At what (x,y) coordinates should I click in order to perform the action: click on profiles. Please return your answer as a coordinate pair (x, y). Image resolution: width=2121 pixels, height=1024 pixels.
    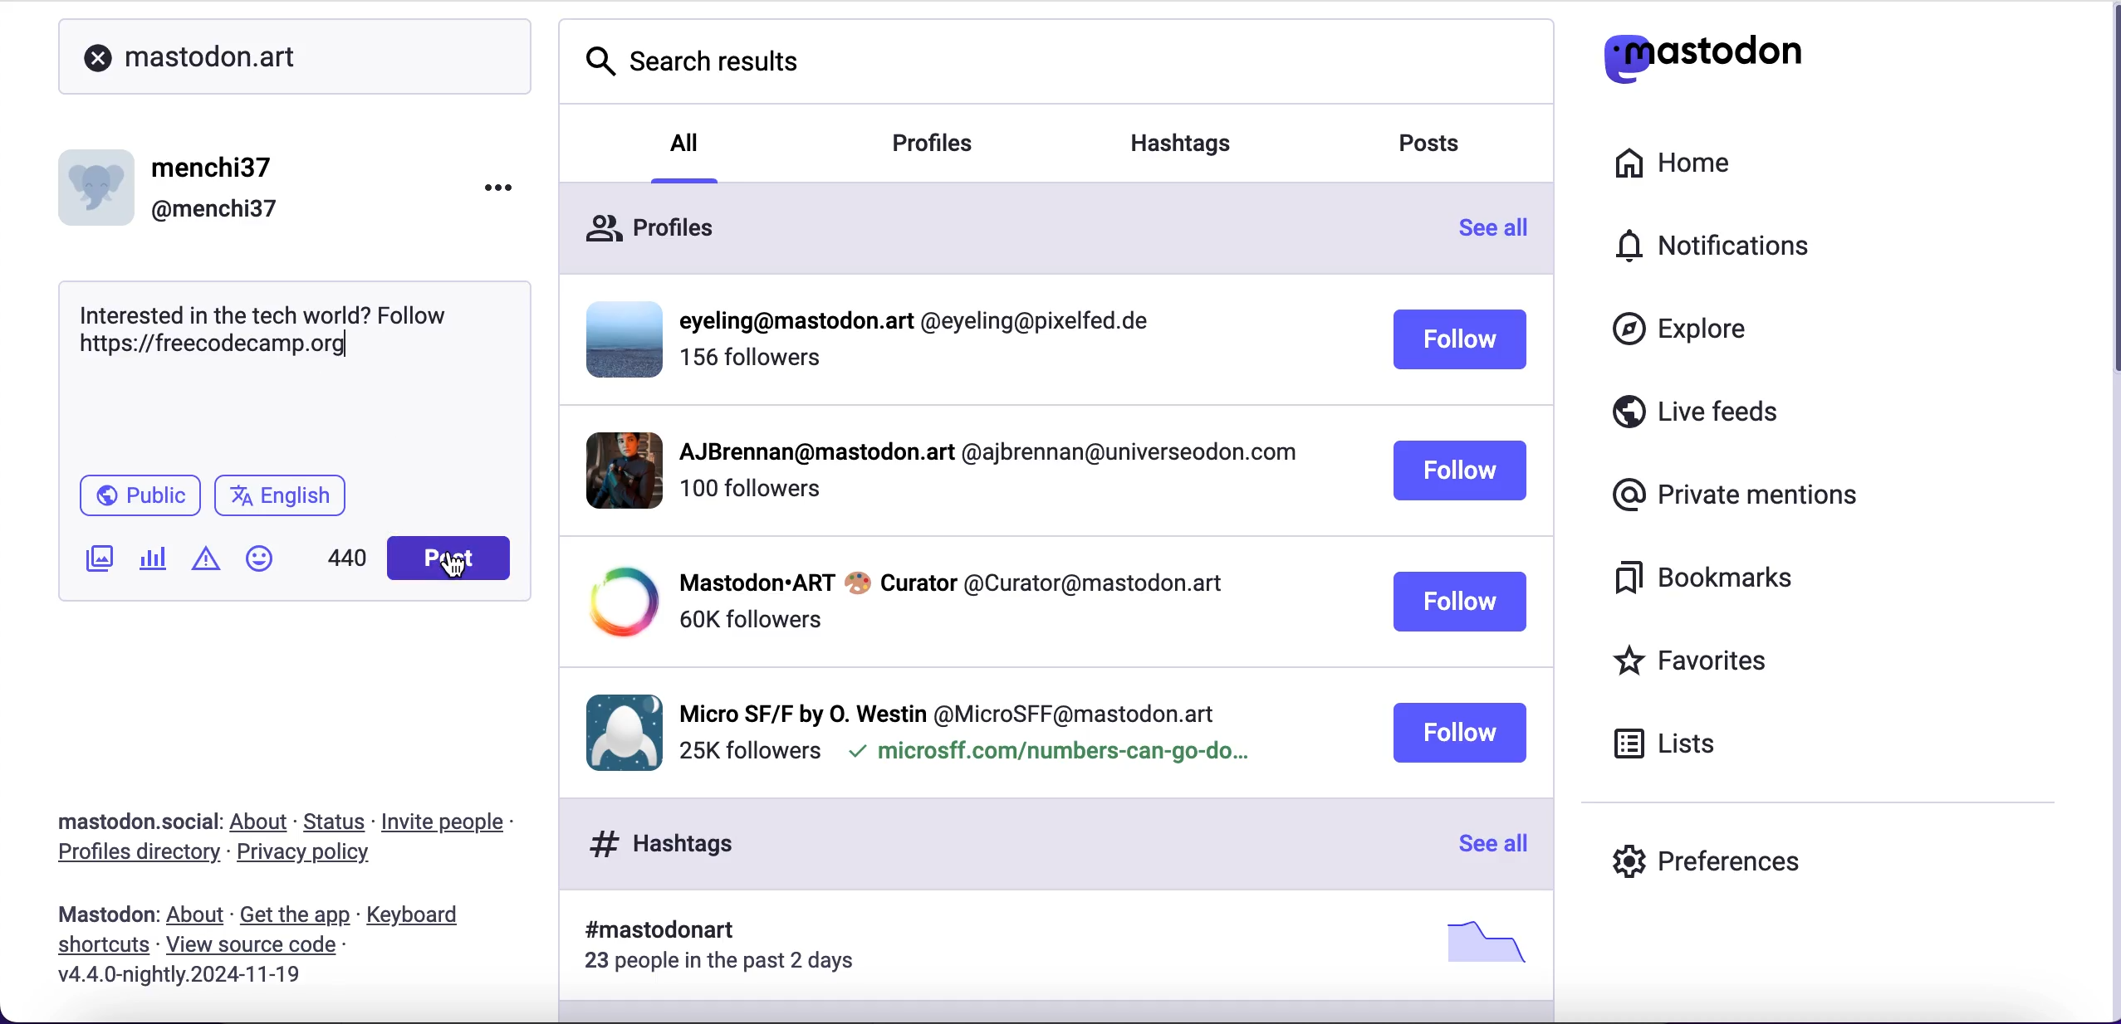
    Looking at the image, I should click on (1010, 227).